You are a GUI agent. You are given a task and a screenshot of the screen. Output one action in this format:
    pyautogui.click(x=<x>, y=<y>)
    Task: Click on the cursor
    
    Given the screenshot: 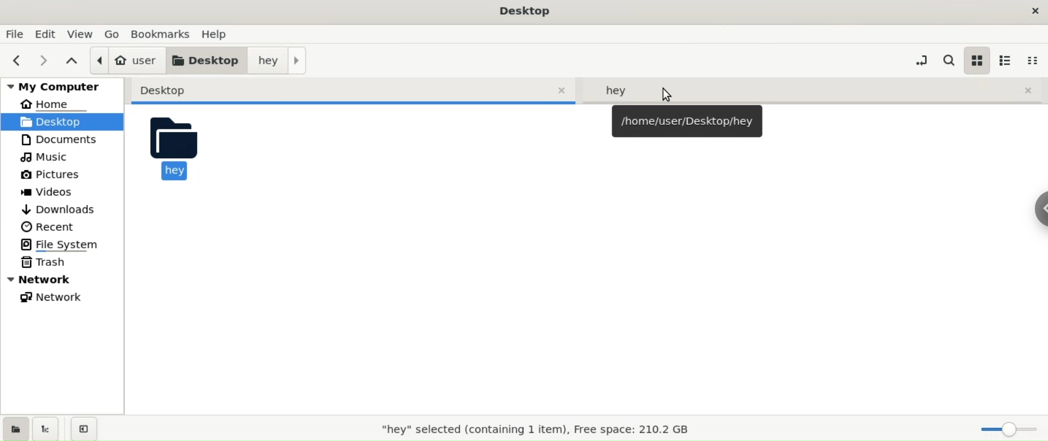 What is the action you would take?
    pyautogui.click(x=668, y=94)
    